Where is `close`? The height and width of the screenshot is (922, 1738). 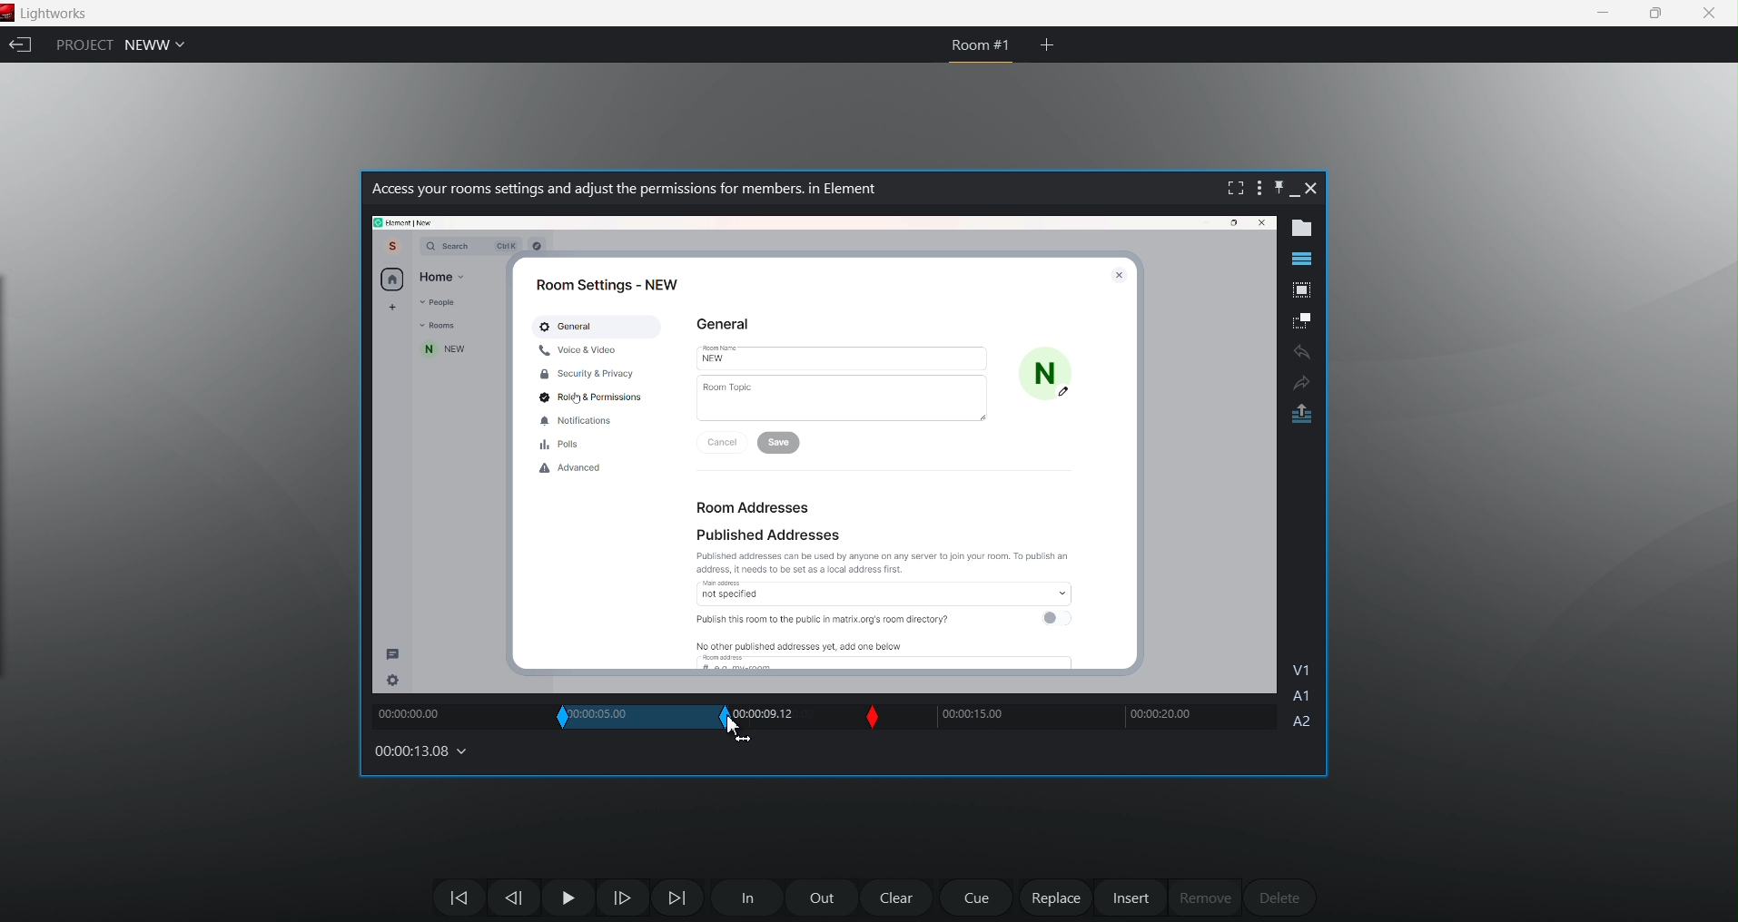
close is located at coordinates (1259, 224).